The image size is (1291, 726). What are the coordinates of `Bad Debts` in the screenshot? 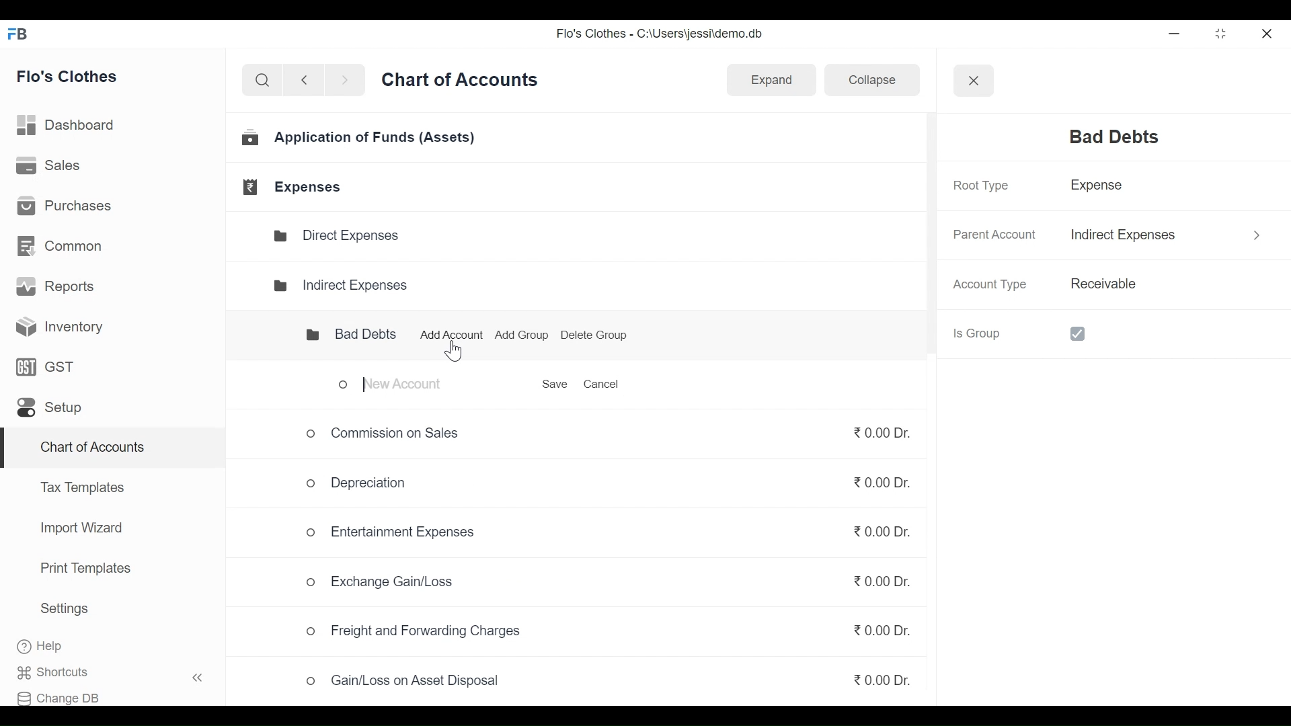 It's located at (340, 335).